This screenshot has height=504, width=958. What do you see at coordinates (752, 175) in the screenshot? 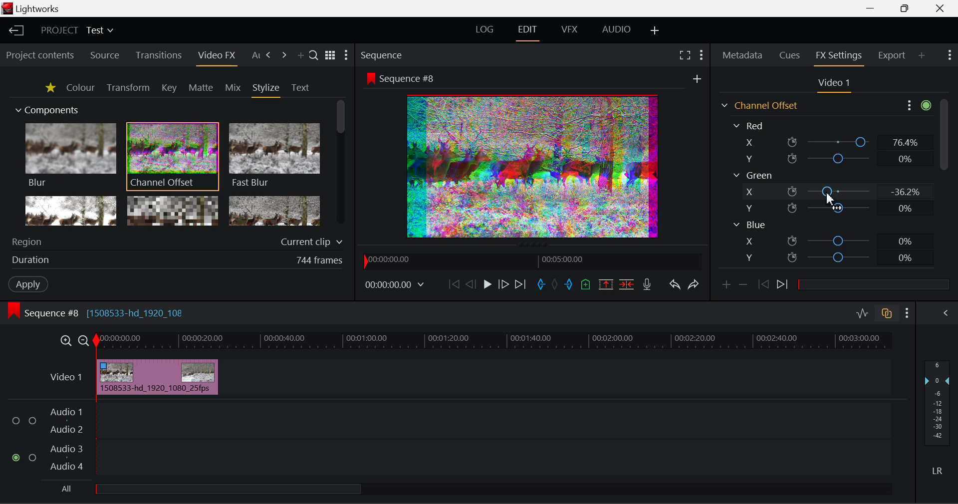
I see `Green` at bounding box center [752, 175].